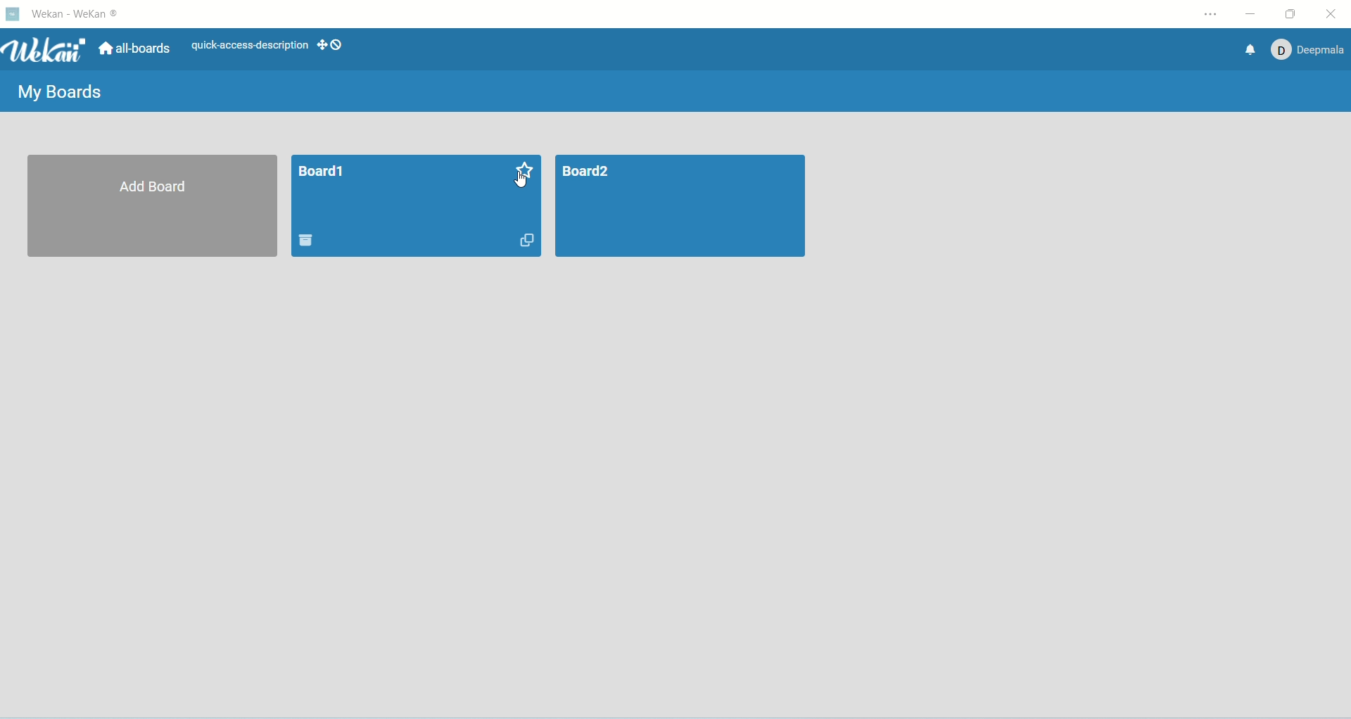 This screenshot has height=719, width=1351. What do you see at coordinates (1309, 51) in the screenshot?
I see `account` at bounding box center [1309, 51].